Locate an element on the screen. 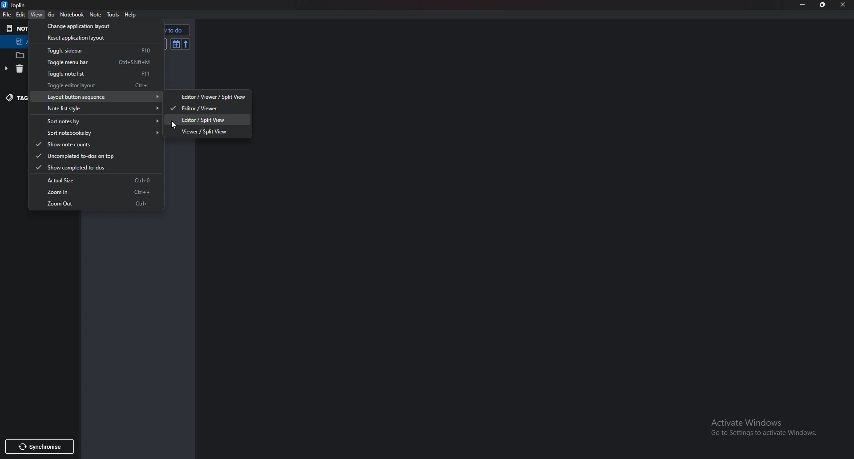  Editor/ Splitview is located at coordinates (209, 120).